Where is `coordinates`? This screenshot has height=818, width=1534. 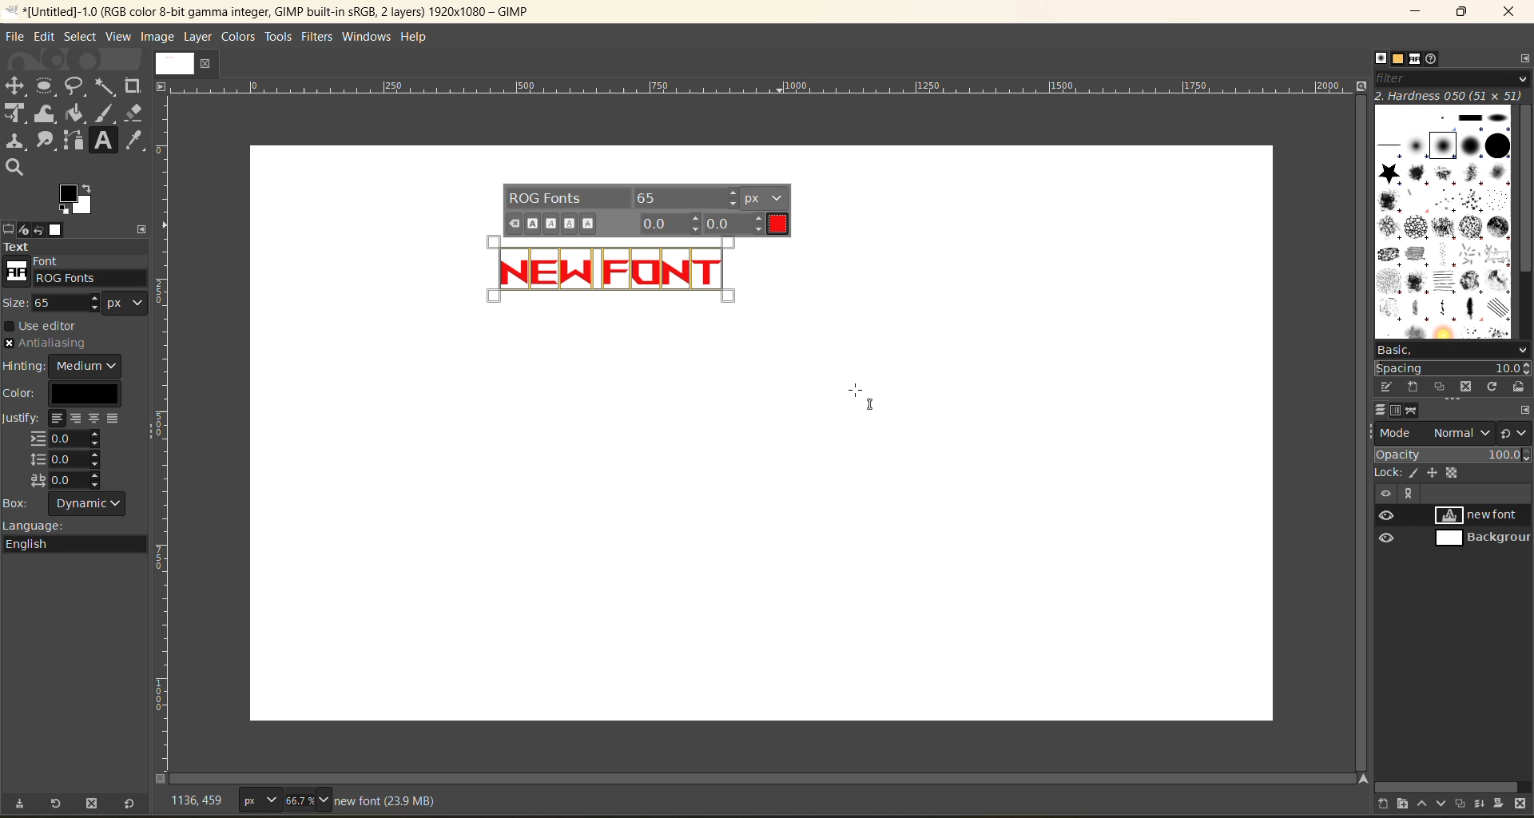 coordinates is located at coordinates (201, 798).